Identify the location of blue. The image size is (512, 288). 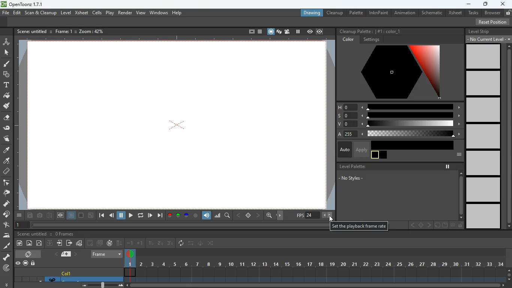
(187, 215).